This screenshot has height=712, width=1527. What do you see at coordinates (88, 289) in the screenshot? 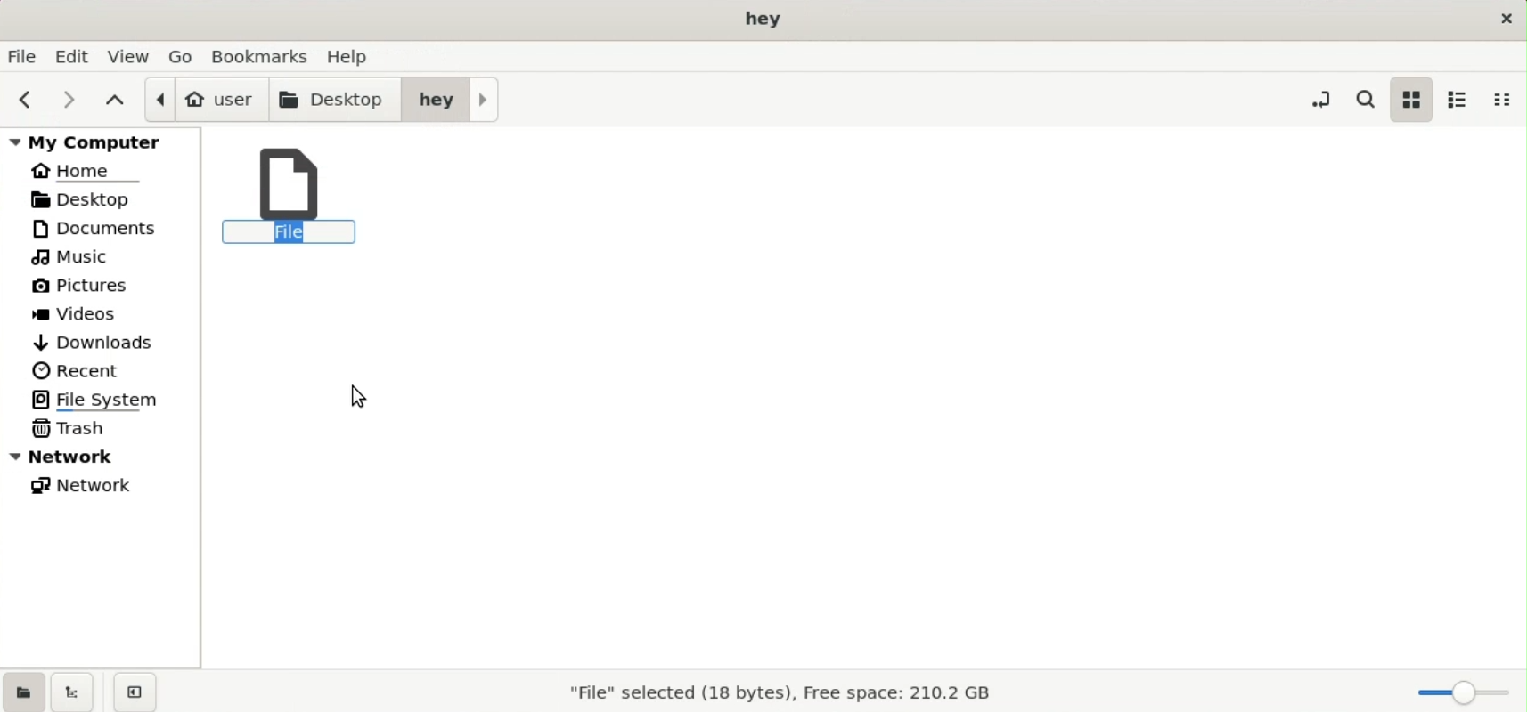
I see `pictures` at bounding box center [88, 289].